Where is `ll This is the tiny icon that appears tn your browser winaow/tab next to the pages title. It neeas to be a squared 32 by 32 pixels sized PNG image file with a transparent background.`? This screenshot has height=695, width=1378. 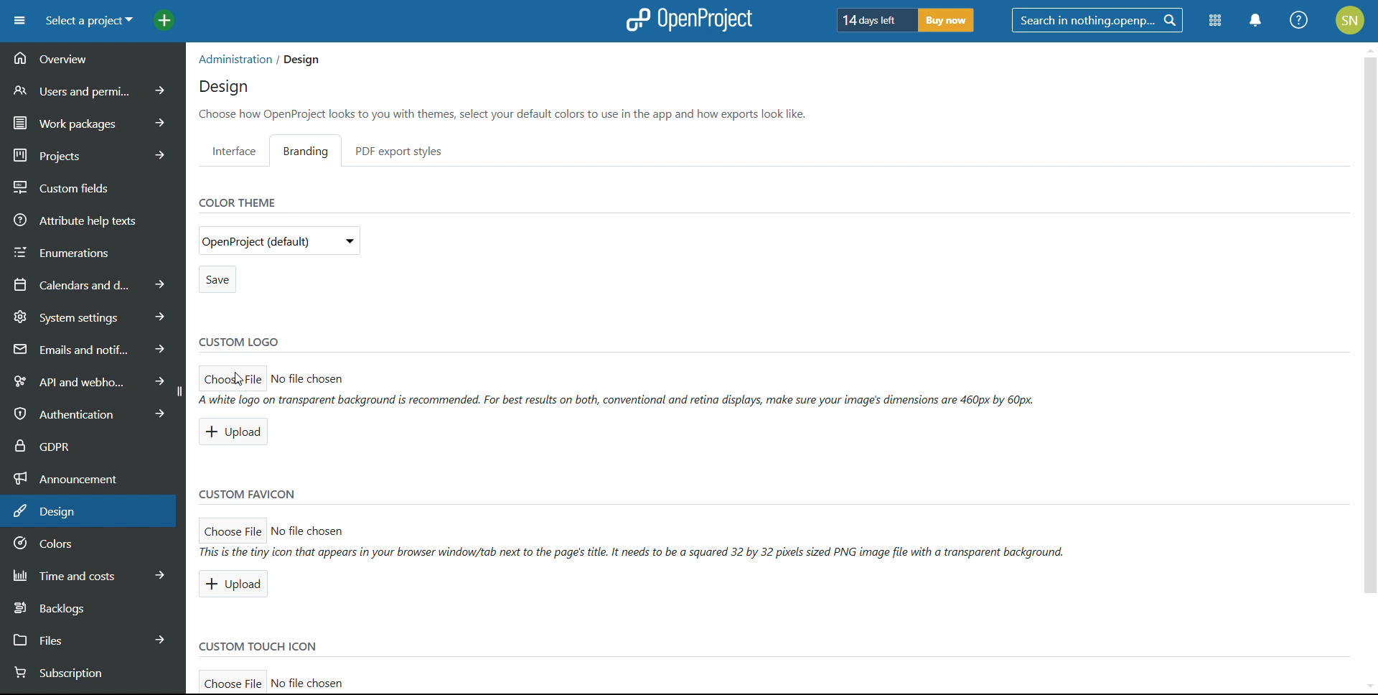 ll This is the tiny icon that appears tn your browser winaow/tab next to the pages title. It neeas to be a squared 32 by 32 pixels sized PNG image file with a transparent background. is located at coordinates (639, 553).